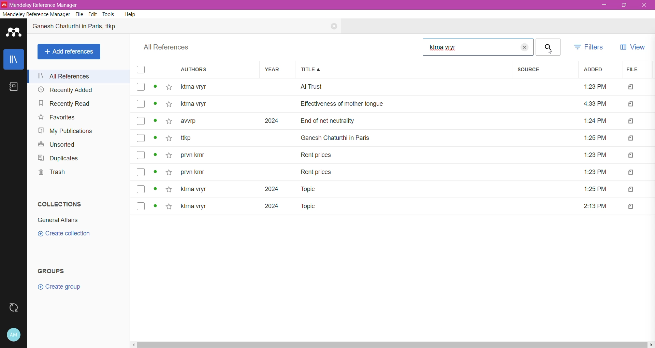 Image resolution: width=655 pixels, height=348 pixels. What do you see at coordinates (141, 137) in the screenshot?
I see `select reference ` at bounding box center [141, 137].